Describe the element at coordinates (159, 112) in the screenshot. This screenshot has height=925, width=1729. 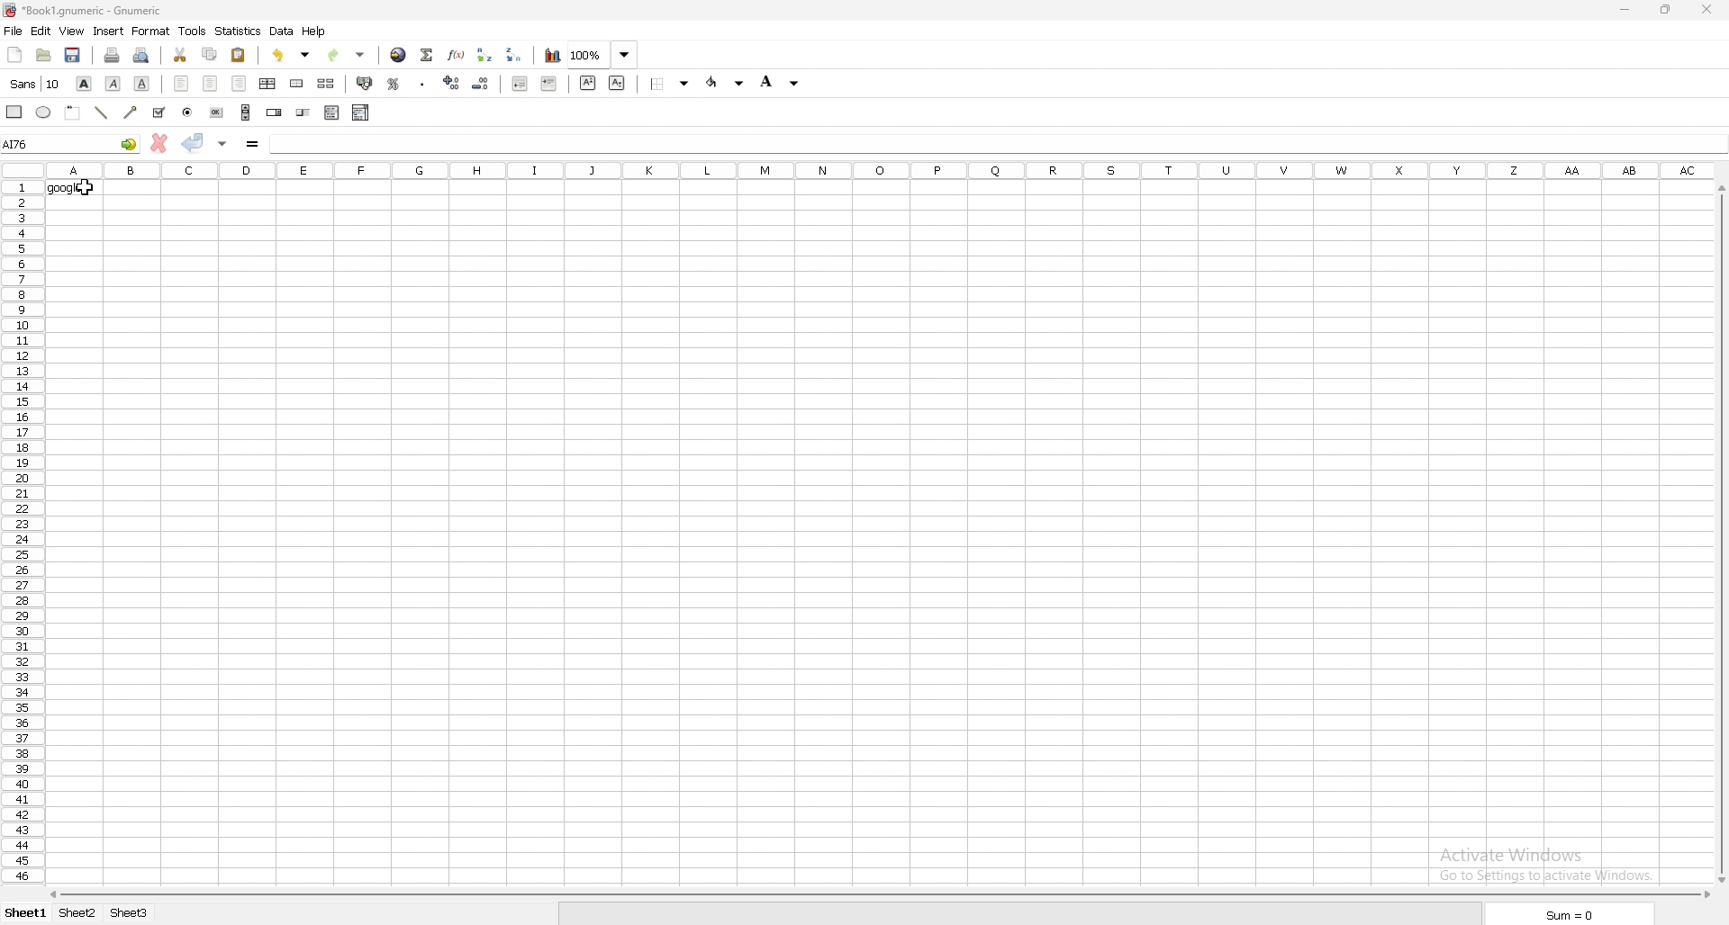
I see `tickbox` at that location.